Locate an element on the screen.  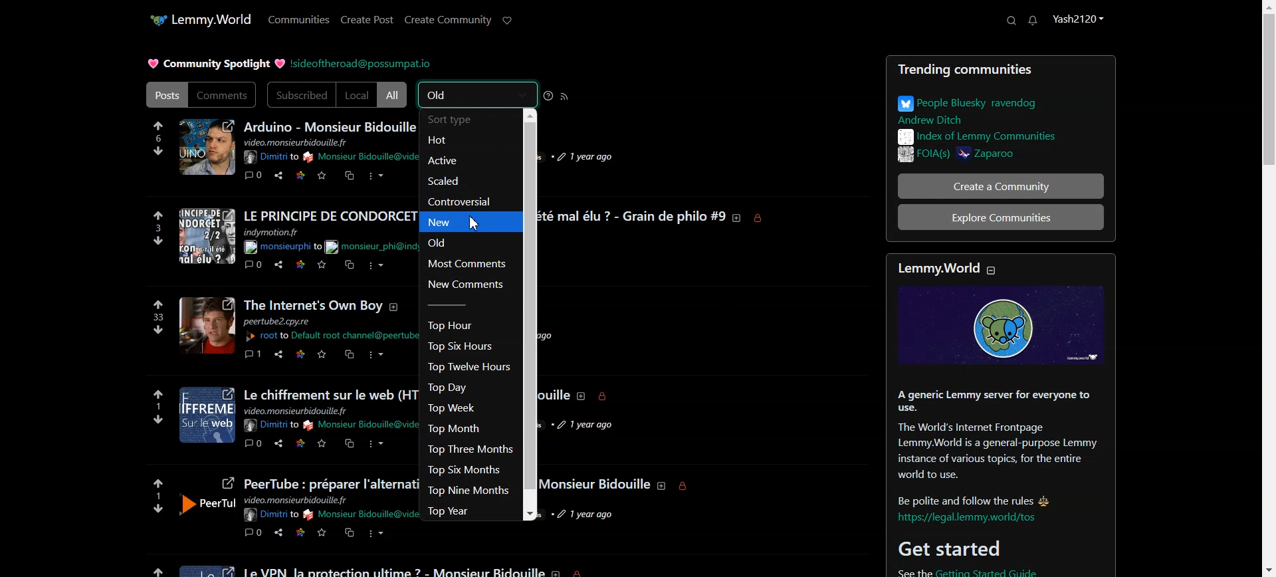
Communities is located at coordinates (299, 19).